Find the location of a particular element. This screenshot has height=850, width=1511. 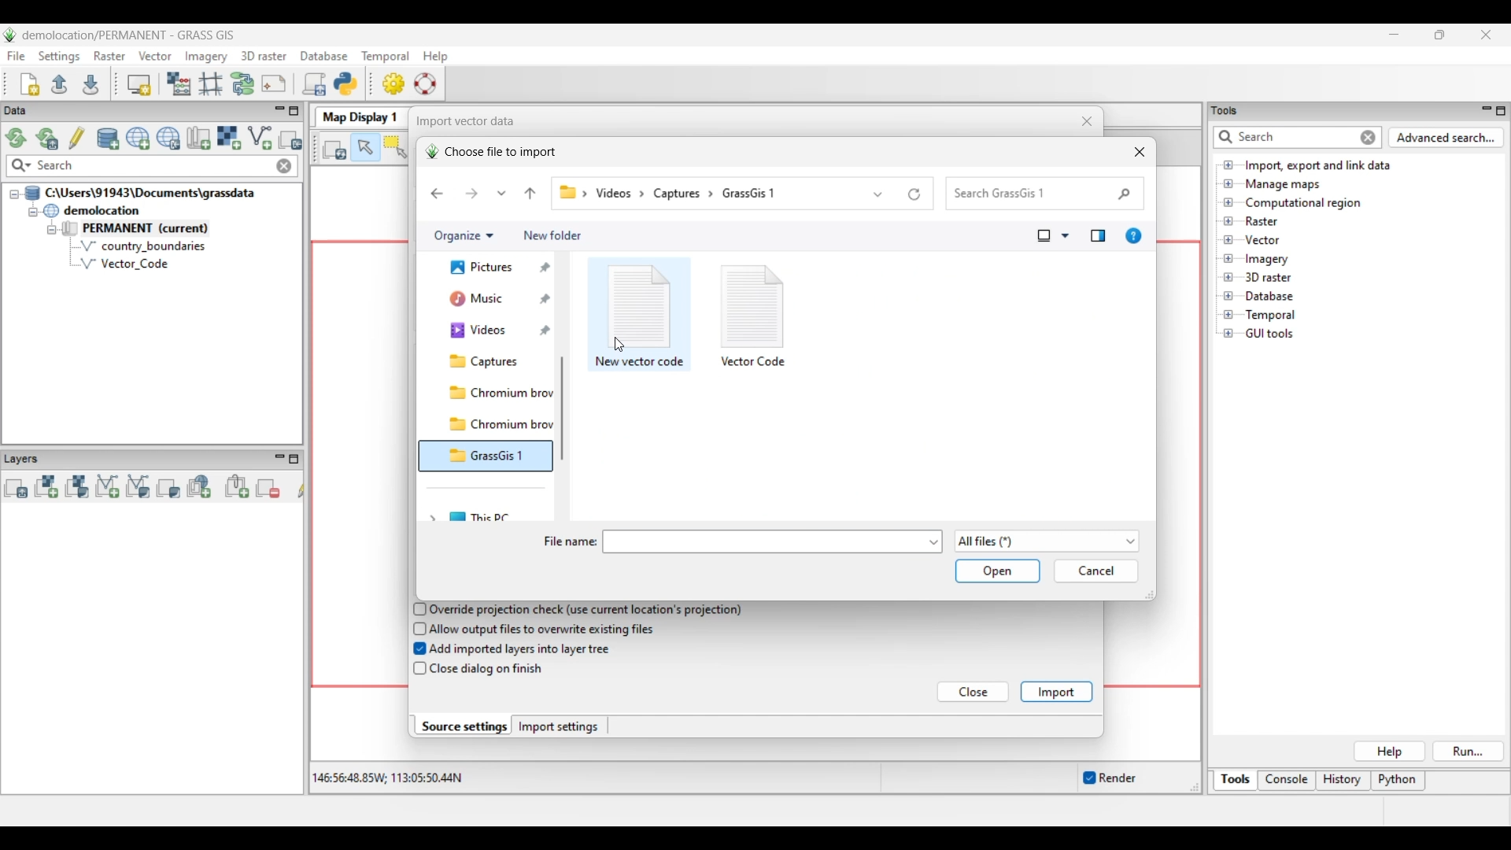

Imagery menu is located at coordinates (207, 57).